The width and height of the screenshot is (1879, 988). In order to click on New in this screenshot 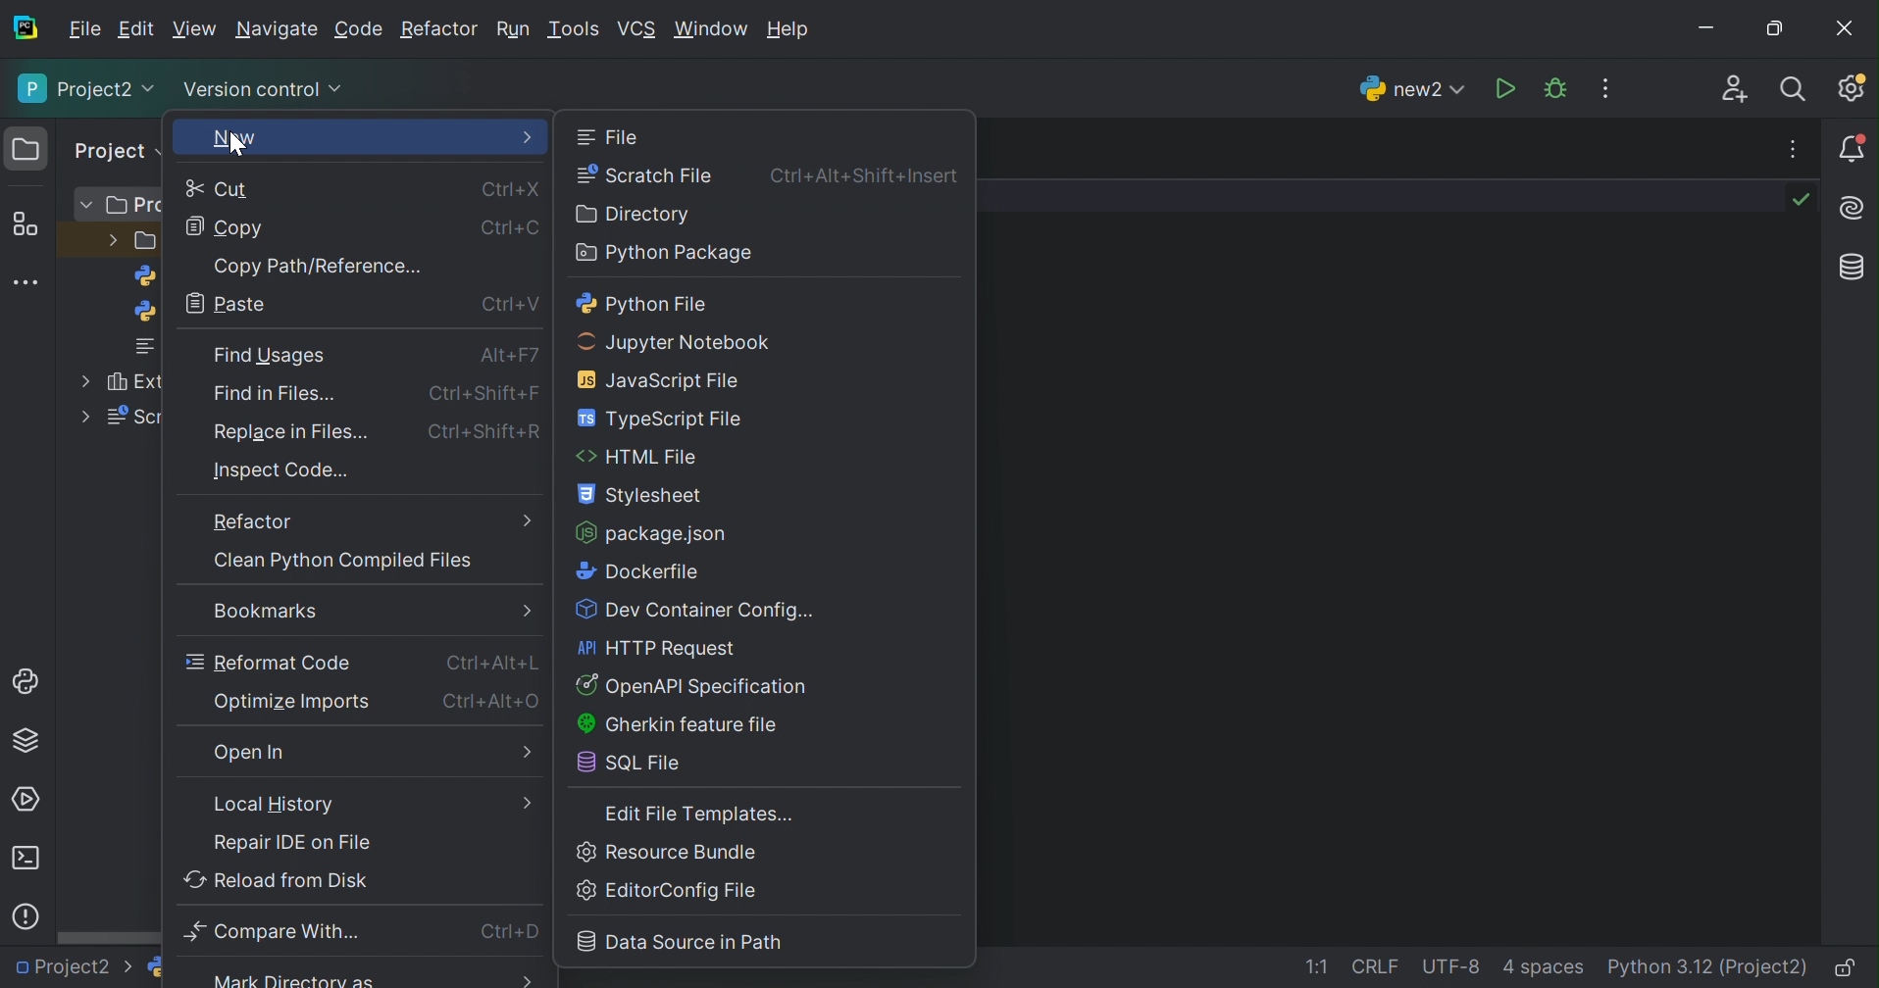, I will do `click(231, 140)`.